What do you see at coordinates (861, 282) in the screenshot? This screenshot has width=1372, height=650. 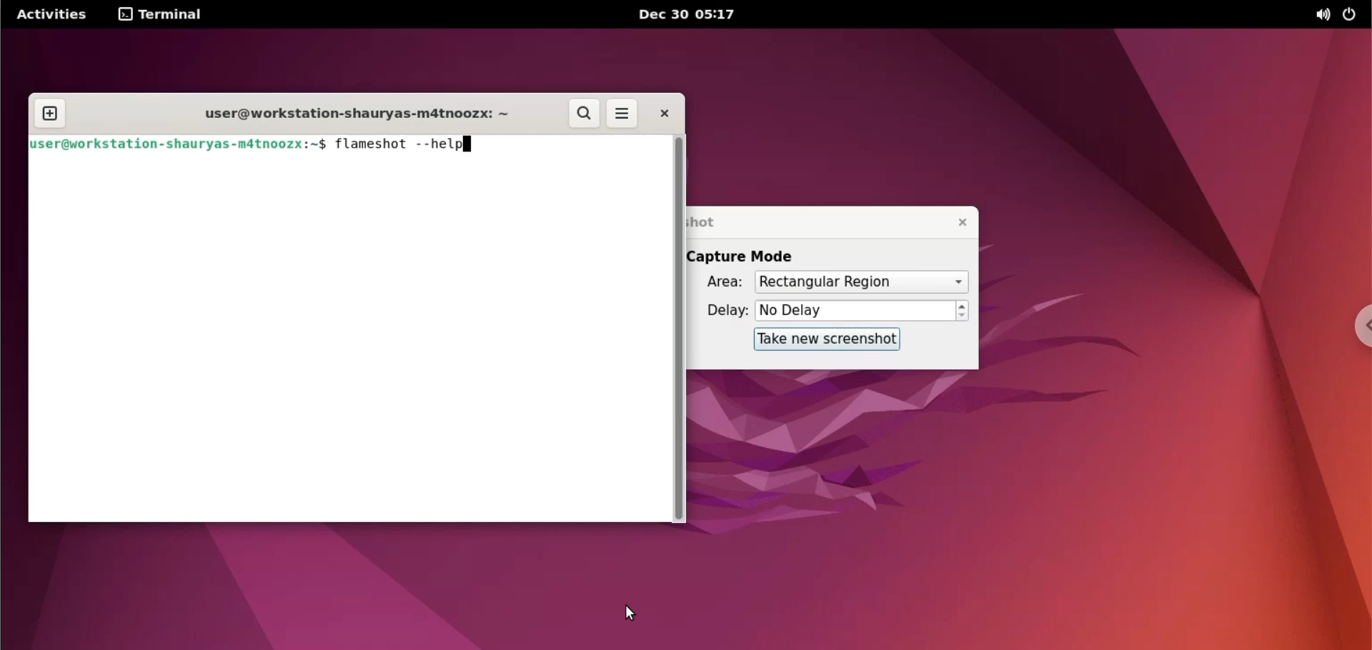 I see `area options` at bounding box center [861, 282].